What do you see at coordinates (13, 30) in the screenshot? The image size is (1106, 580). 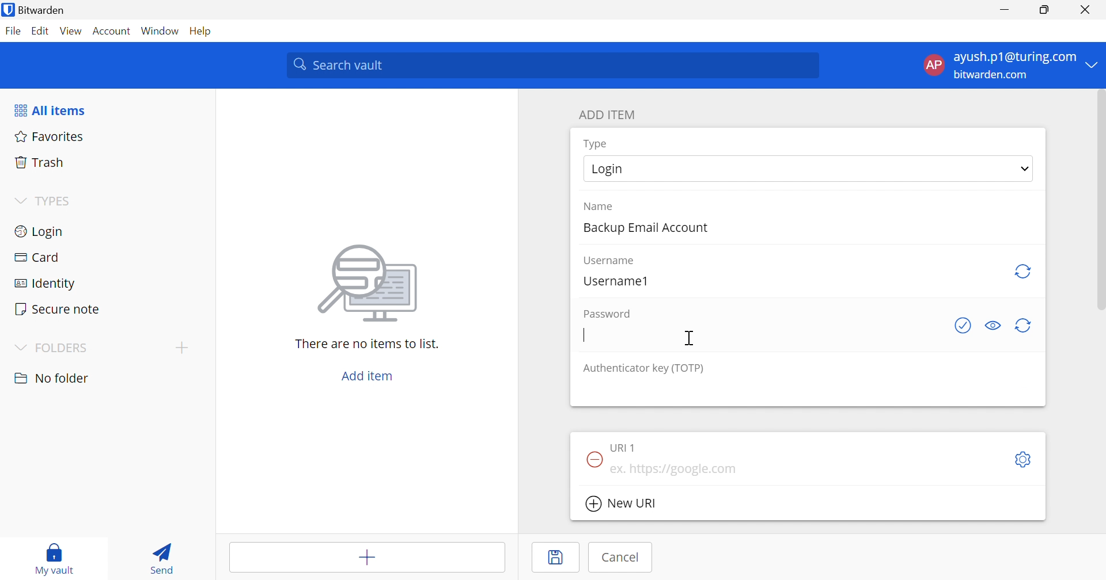 I see `File` at bounding box center [13, 30].